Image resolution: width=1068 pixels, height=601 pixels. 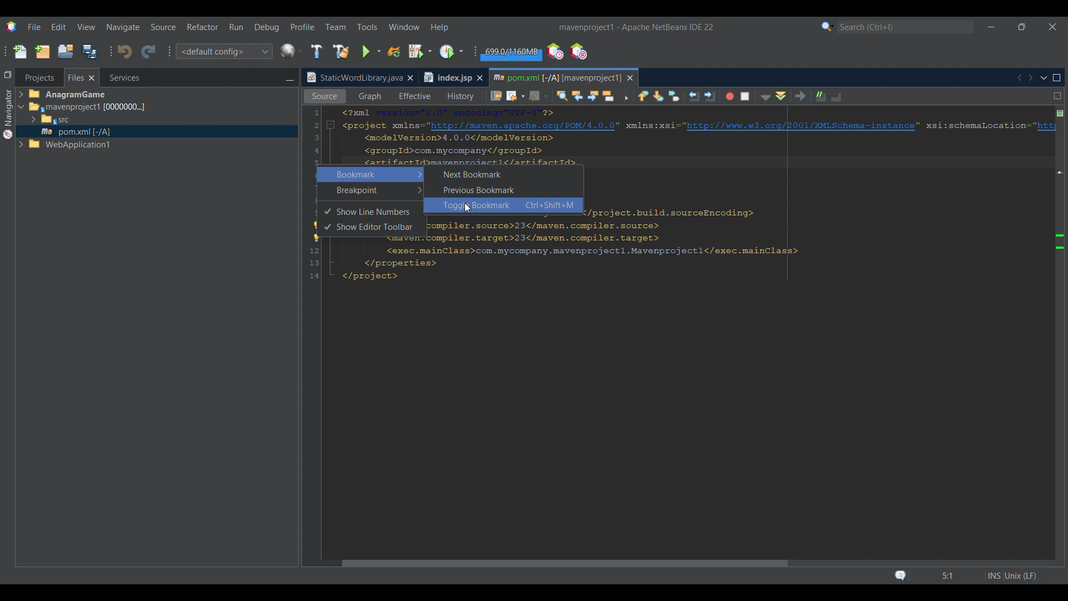 What do you see at coordinates (82, 77) in the screenshot?
I see `Current selection highlighted` at bounding box center [82, 77].